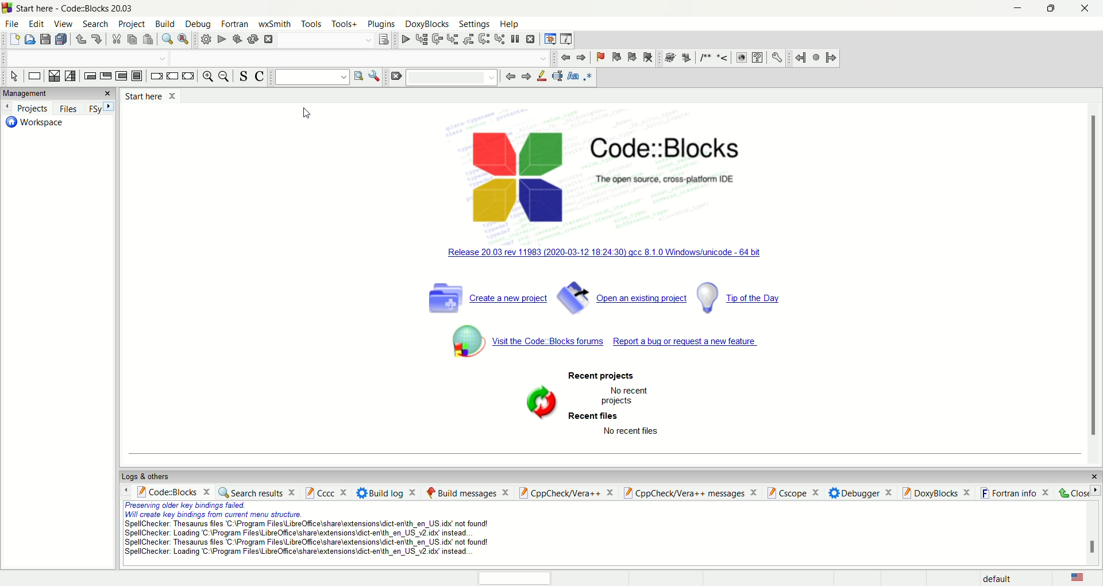 The image size is (1103, 586). Describe the element at coordinates (799, 58) in the screenshot. I see `jump back` at that location.